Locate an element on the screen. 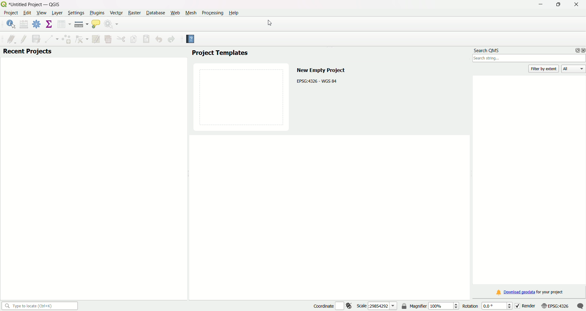 This screenshot has width=586, height=311. current CRS is located at coordinates (555, 305).